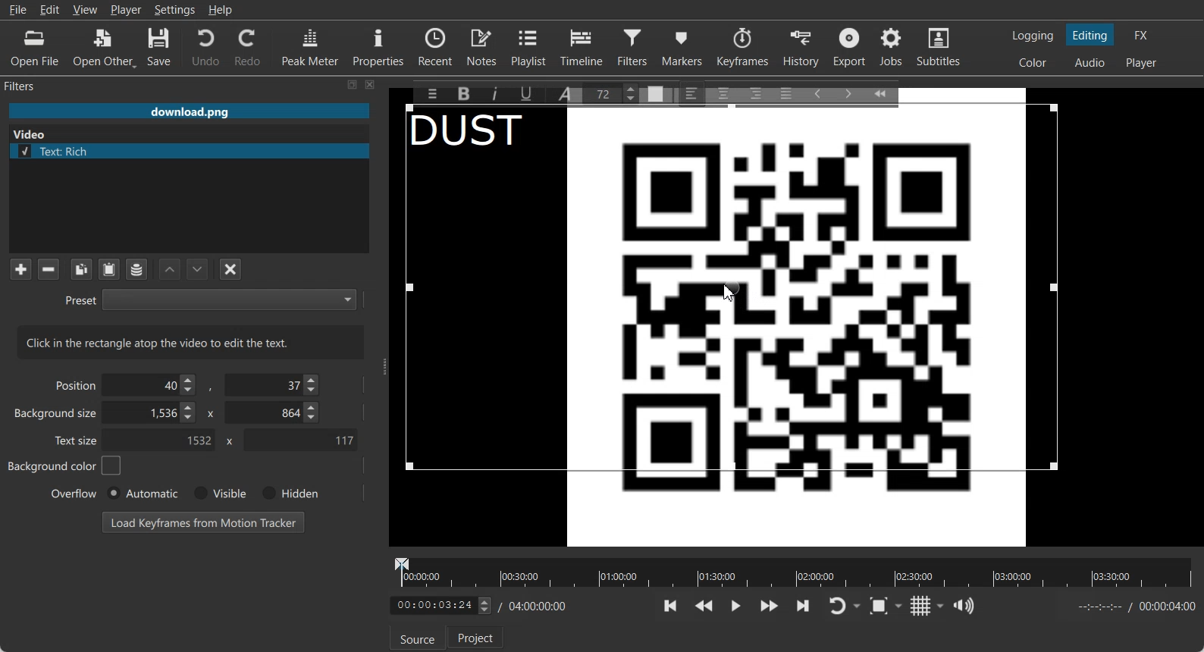 This screenshot has width=1204, height=652. I want to click on Skip to the previous point, so click(671, 605).